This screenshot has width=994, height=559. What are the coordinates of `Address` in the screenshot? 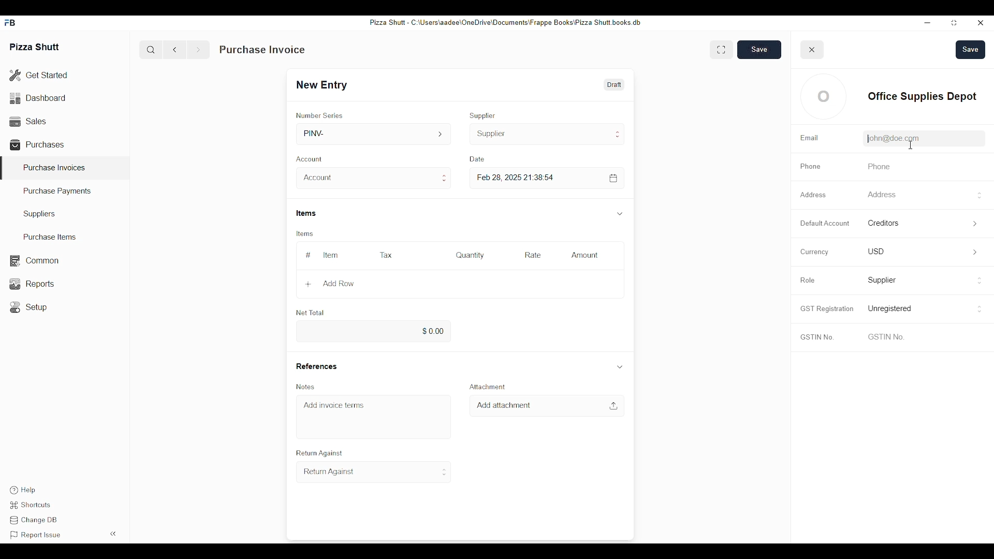 It's located at (815, 194).